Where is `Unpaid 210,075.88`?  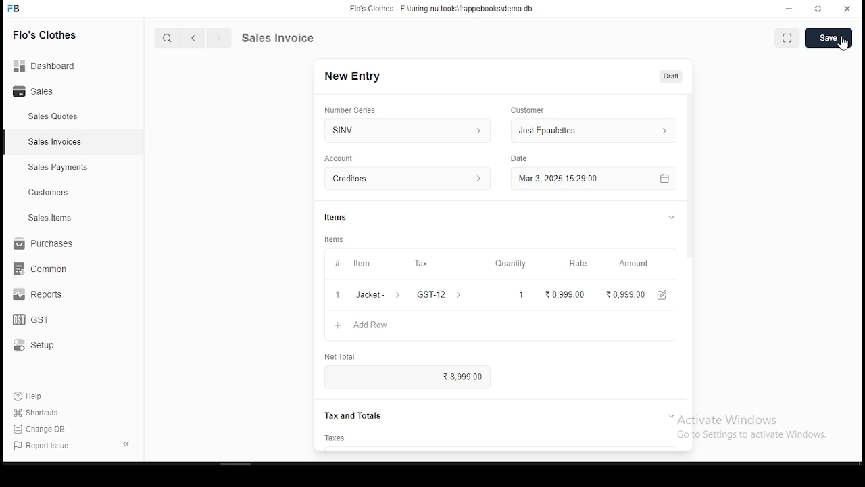
Unpaid 210,075.88 is located at coordinates (651, 76).